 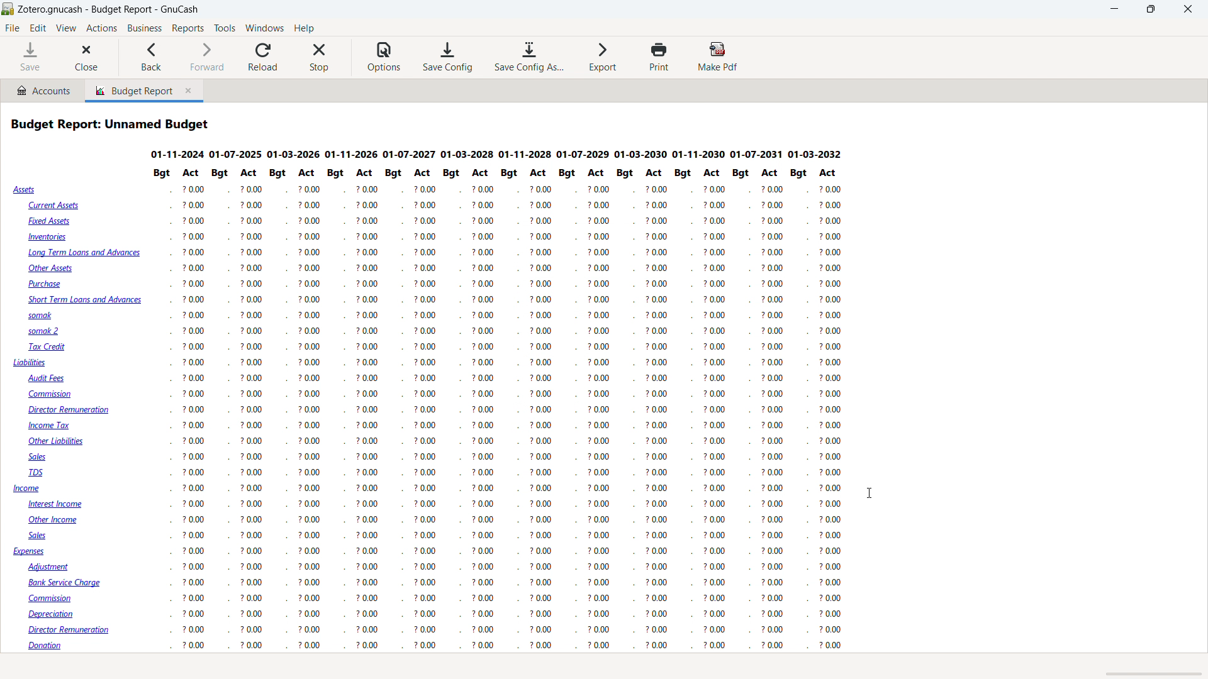 What do you see at coordinates (54, 566) in the screenshot?
I see `Adjustment` at bounding box center [54, 566].